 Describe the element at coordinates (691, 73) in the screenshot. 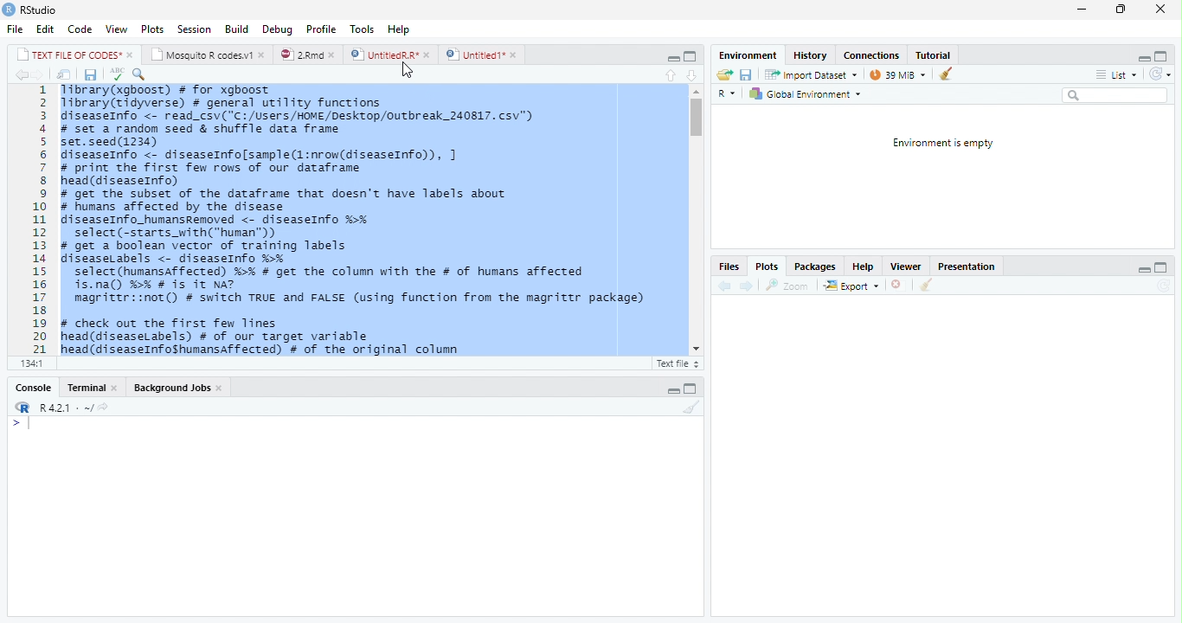

I see `Down` at that location.